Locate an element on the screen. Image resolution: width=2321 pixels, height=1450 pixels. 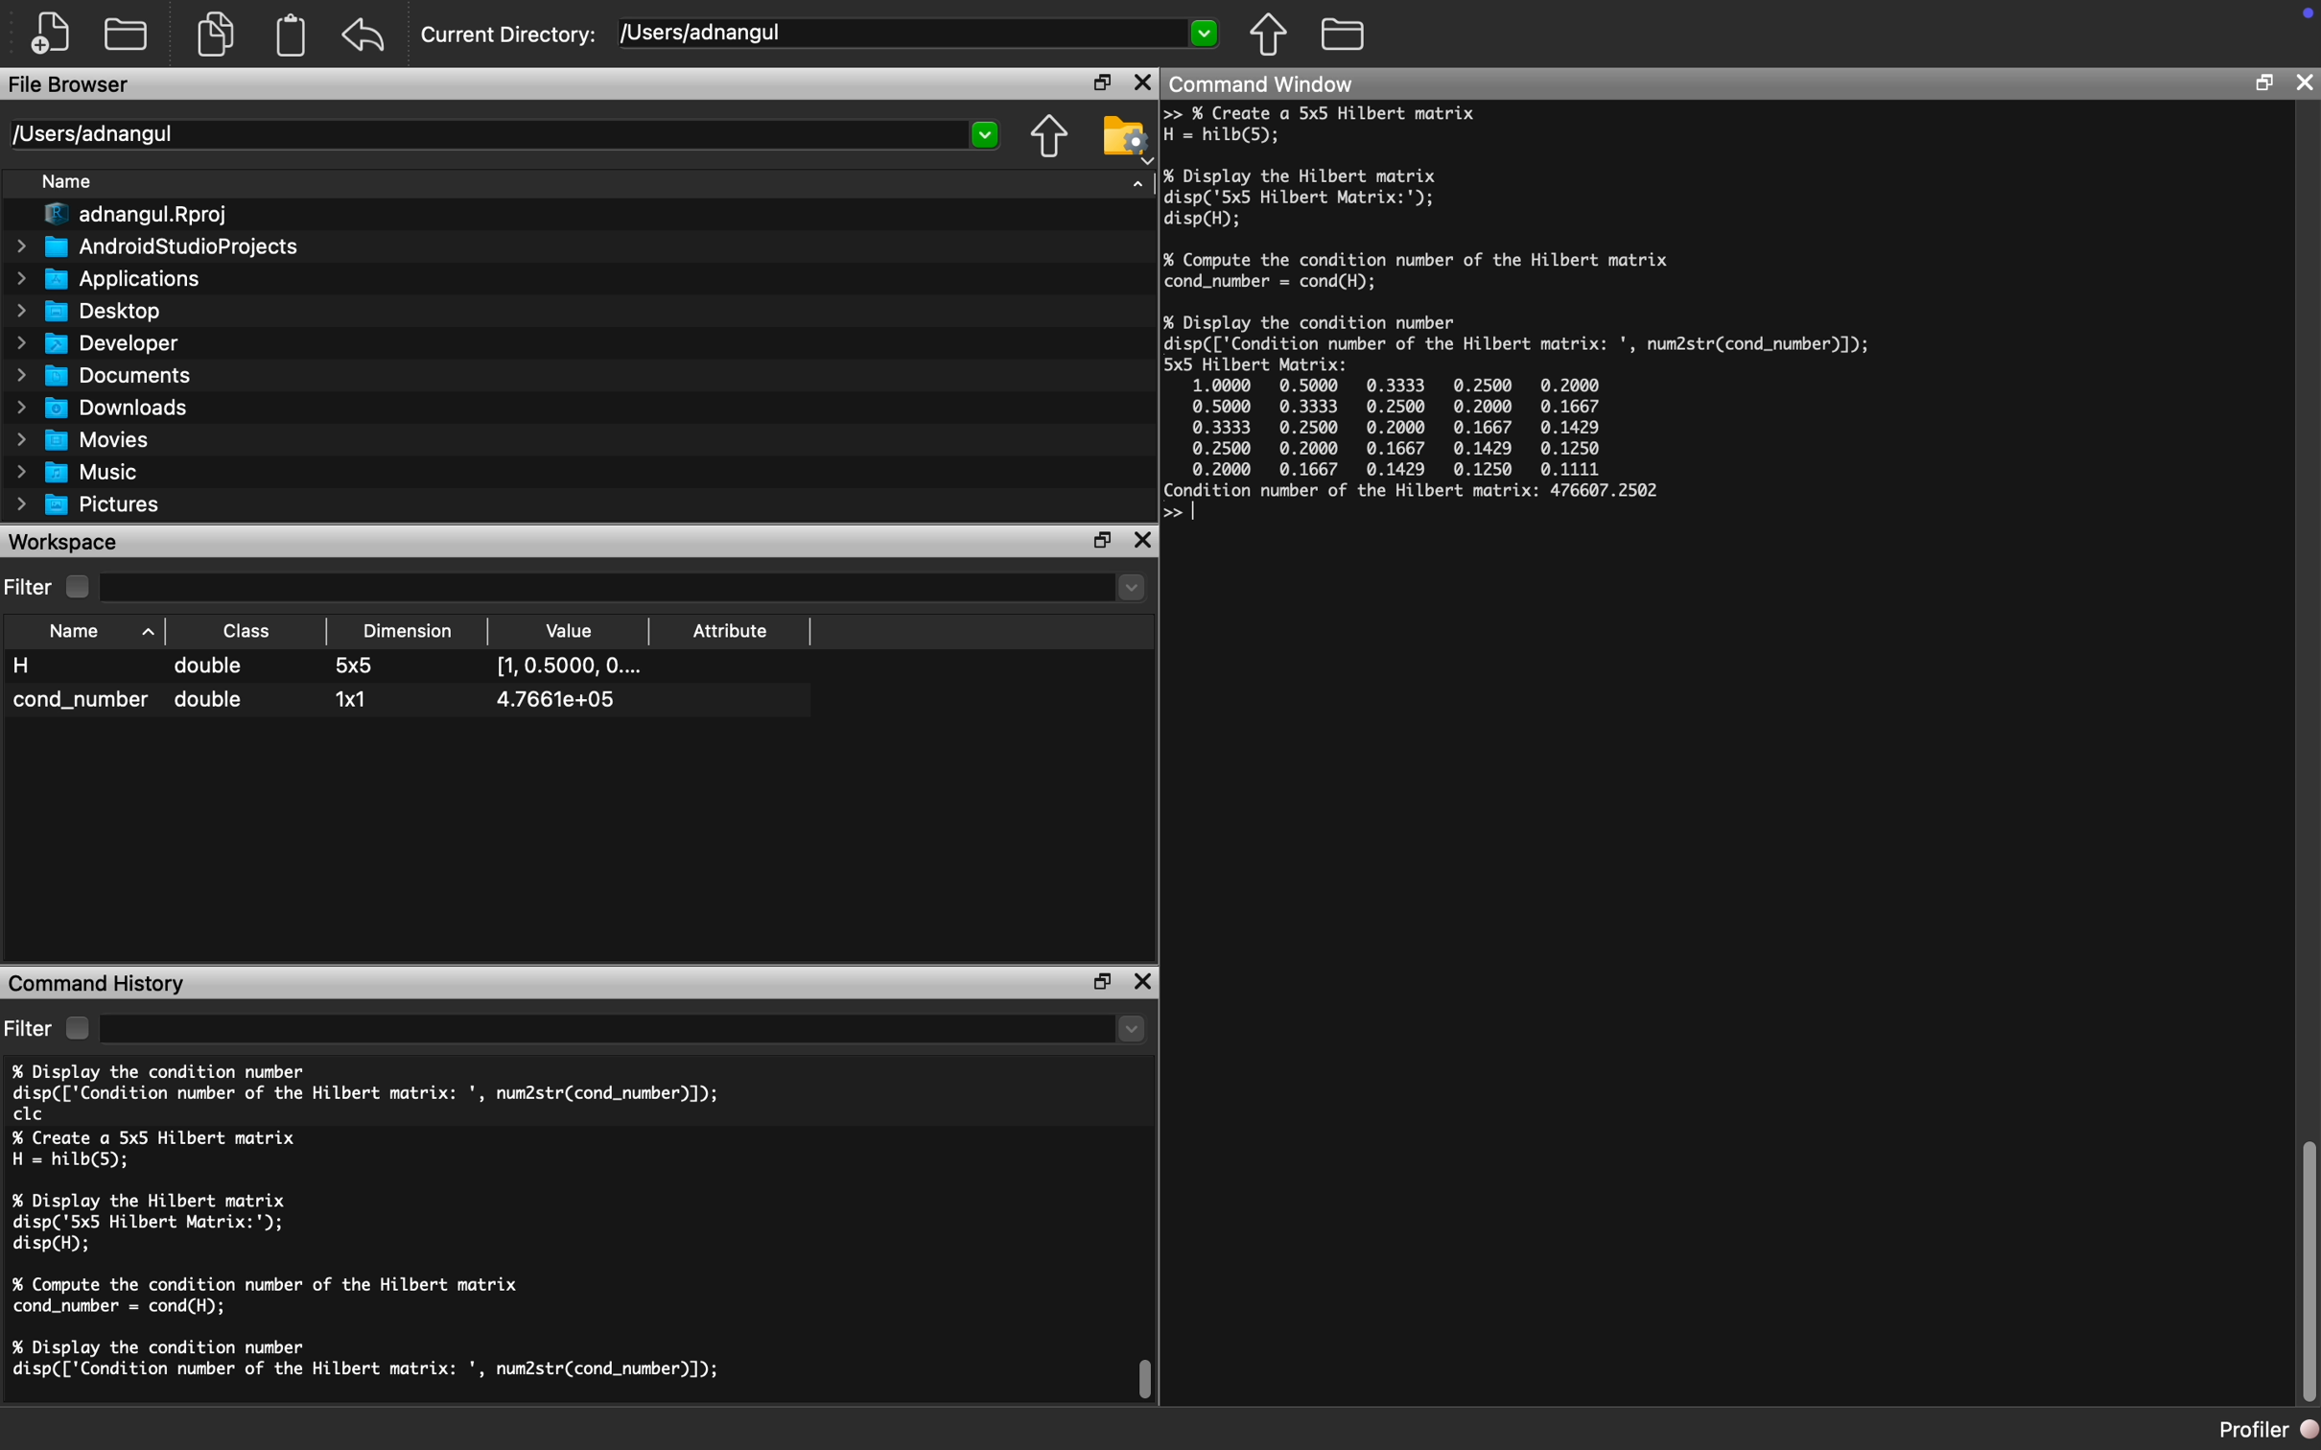
Value is located at coordinates (567, 630).